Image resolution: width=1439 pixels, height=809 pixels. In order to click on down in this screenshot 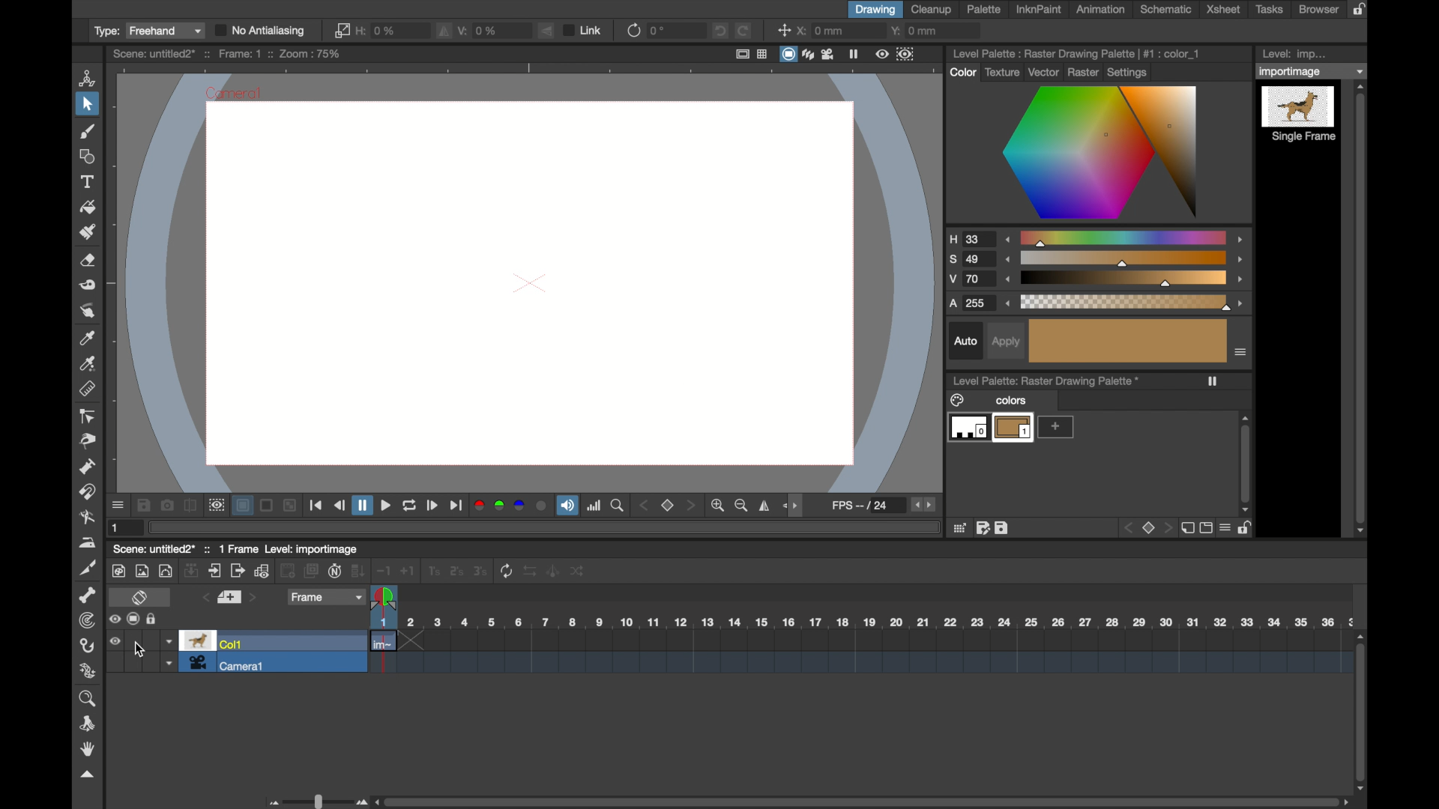, I will do `click(192, 570)`.